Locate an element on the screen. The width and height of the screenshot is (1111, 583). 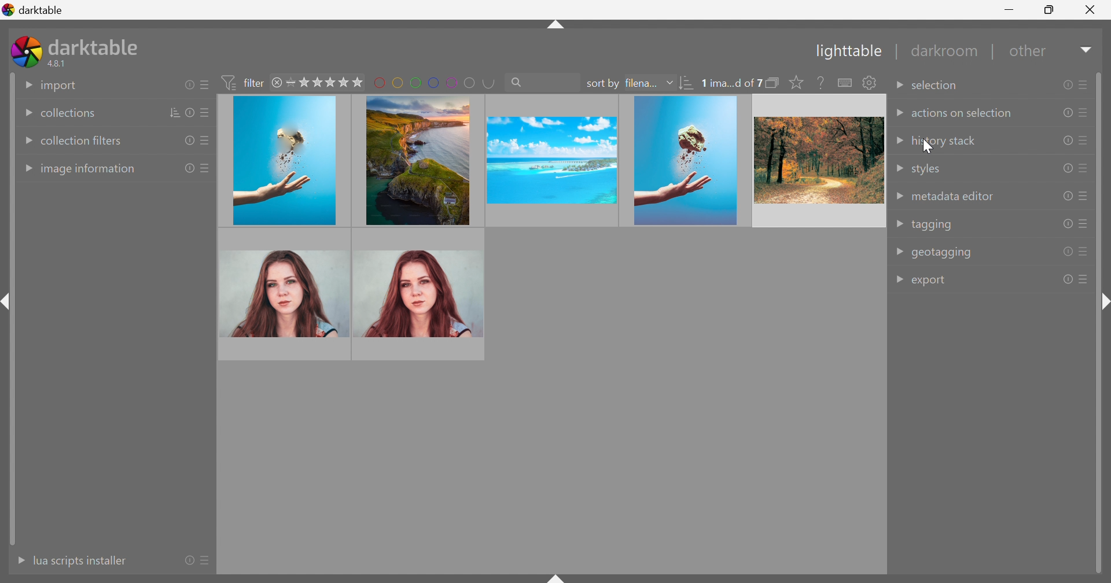
tagging is located at coordinates (937, 227).